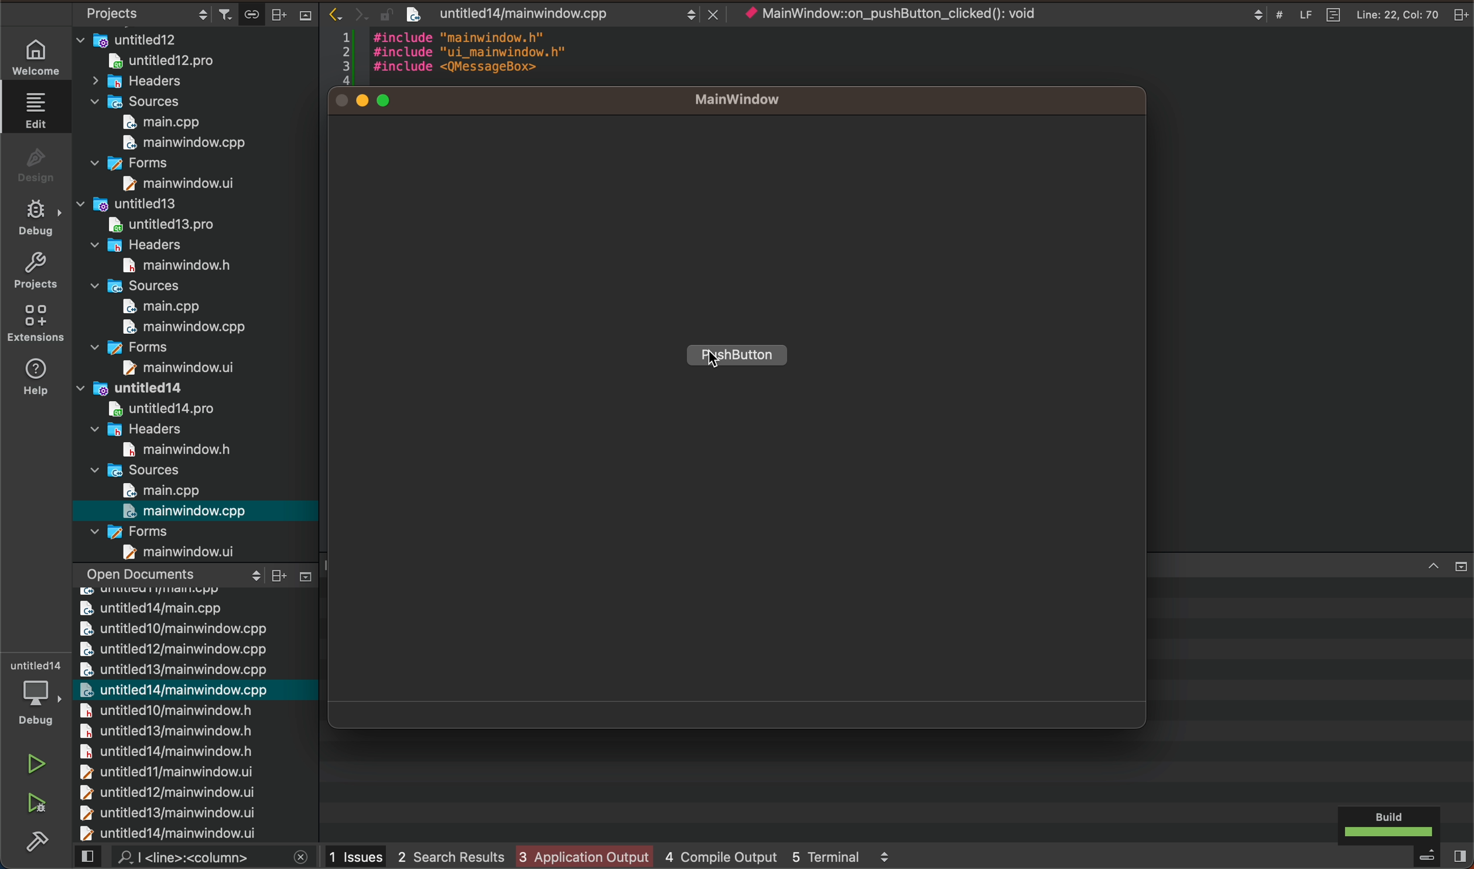  What do you see at coordinates (37, 840) in the screenshot?
I see `` at bounding box center [37, 840].